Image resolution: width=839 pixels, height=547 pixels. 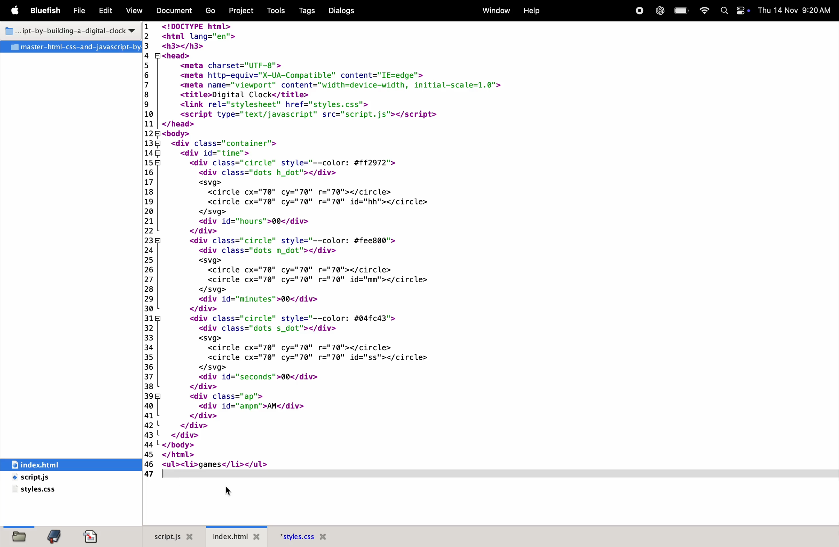 What do you see at coordinates (17, 536) in the screenshot?
I see `file` at bounding box center [17, 536].